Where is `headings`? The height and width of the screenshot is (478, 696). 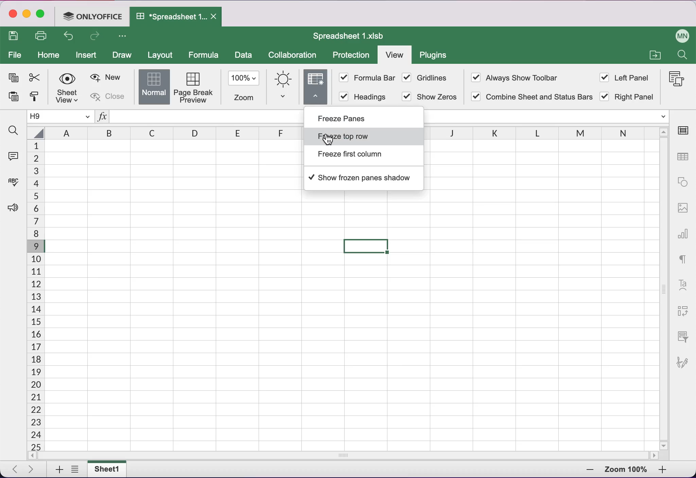
headings is located at coordinates (362, 96).